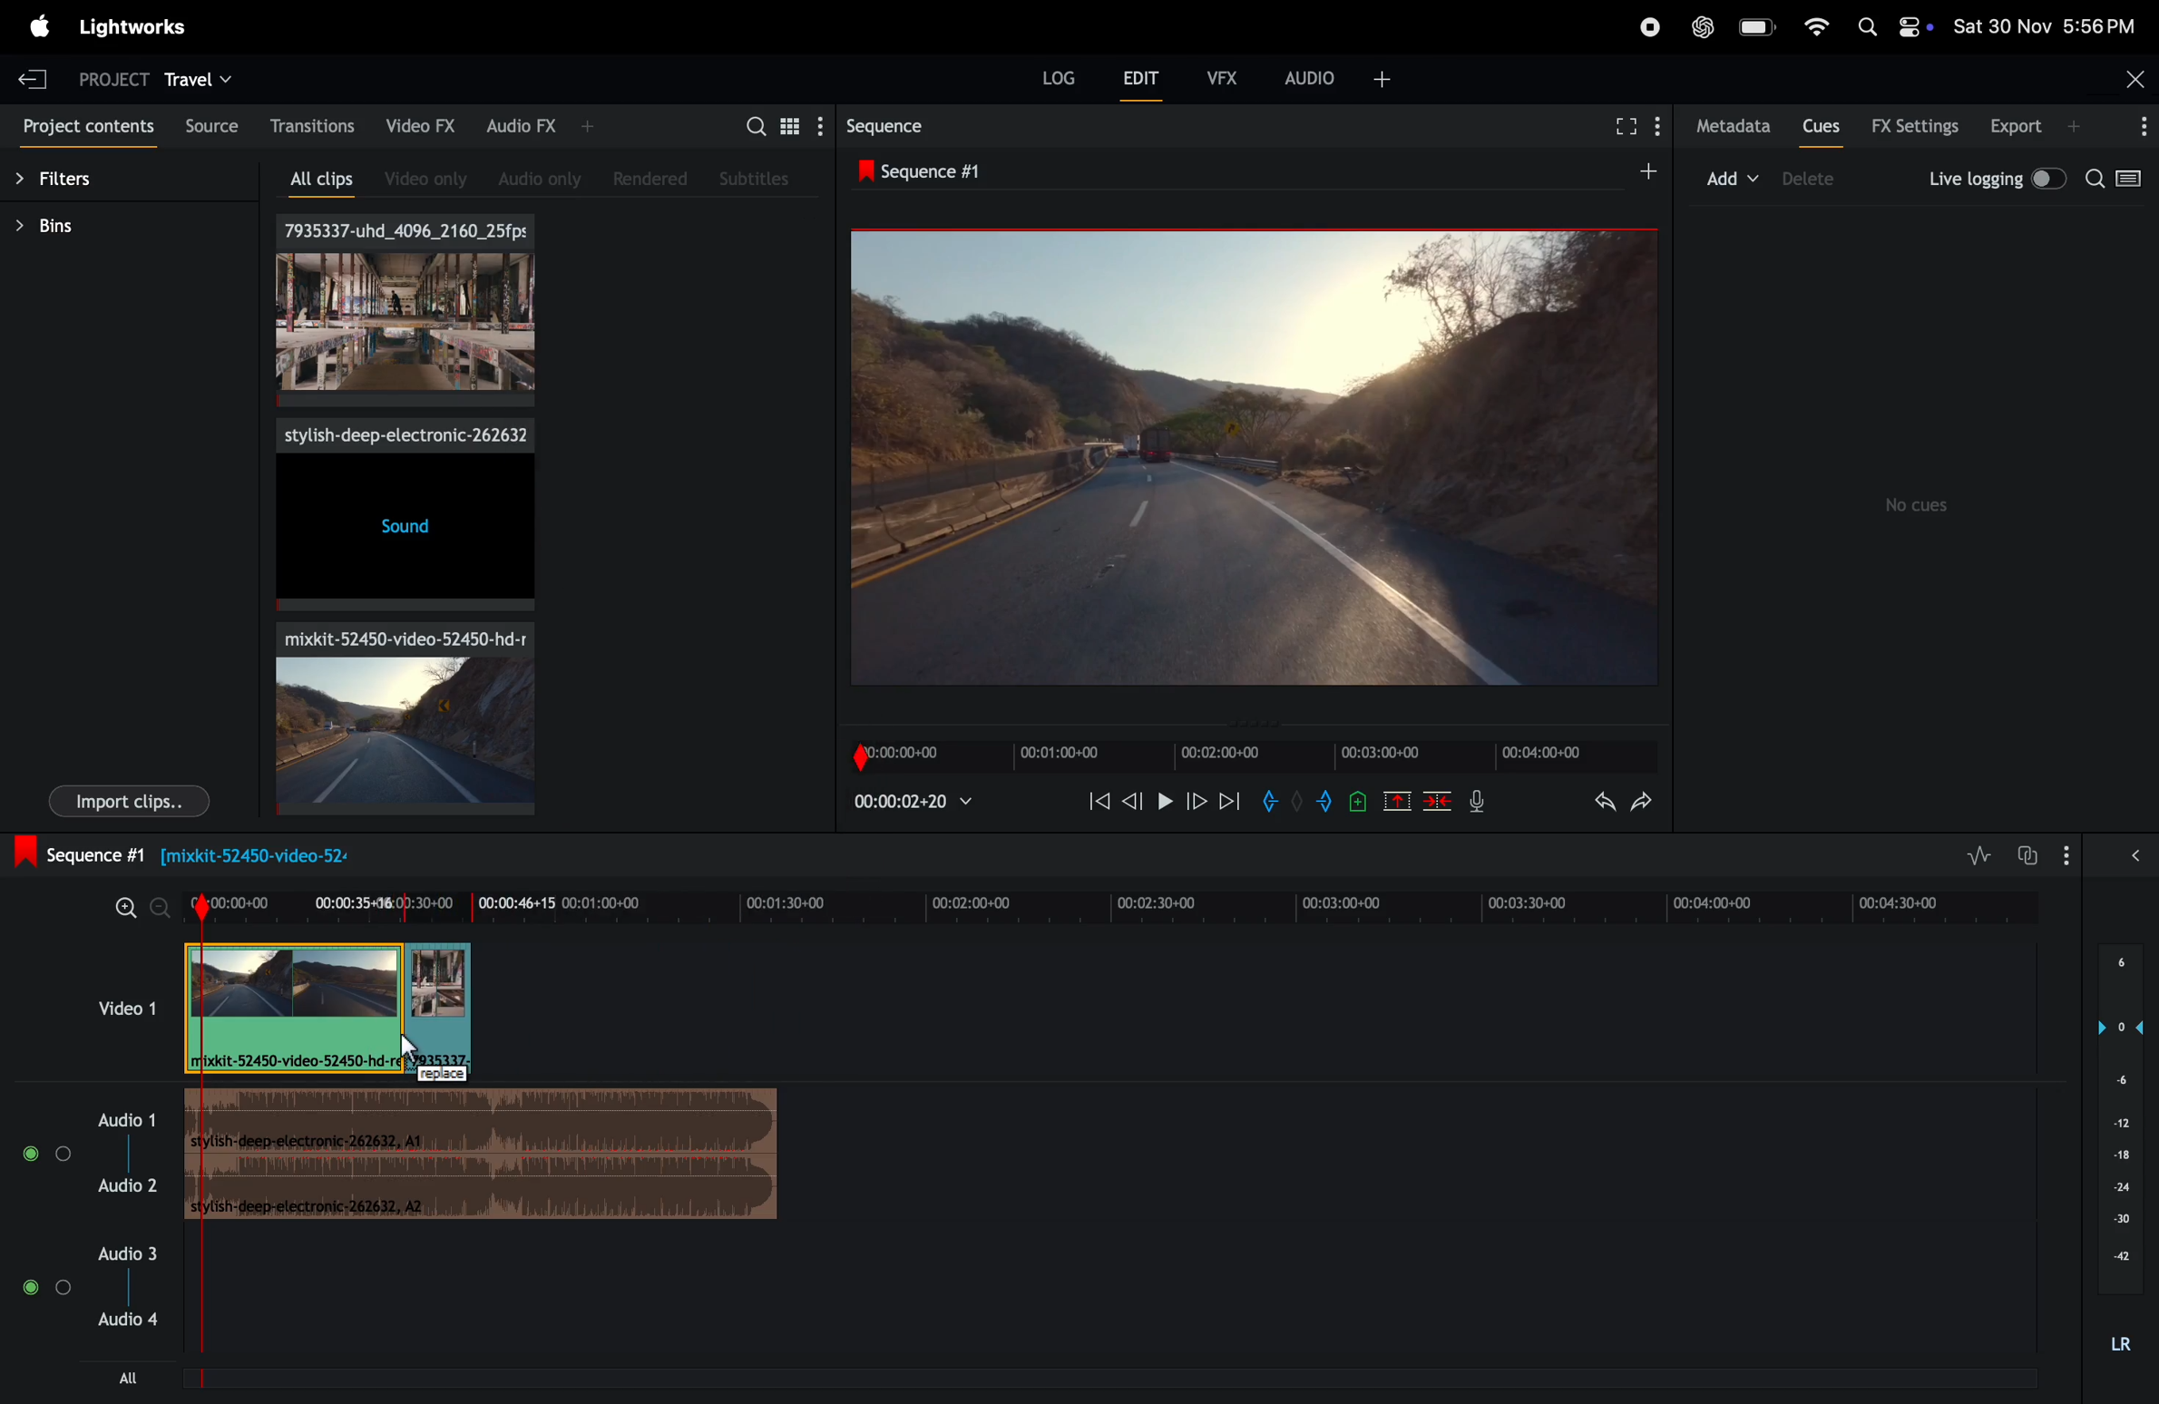 The width and height of the screenshot is (2159, 1404). What do you see at coordinates (1701, 28) in the screenshot?
I see `chatgpt` at bounding box center [1701, 28].